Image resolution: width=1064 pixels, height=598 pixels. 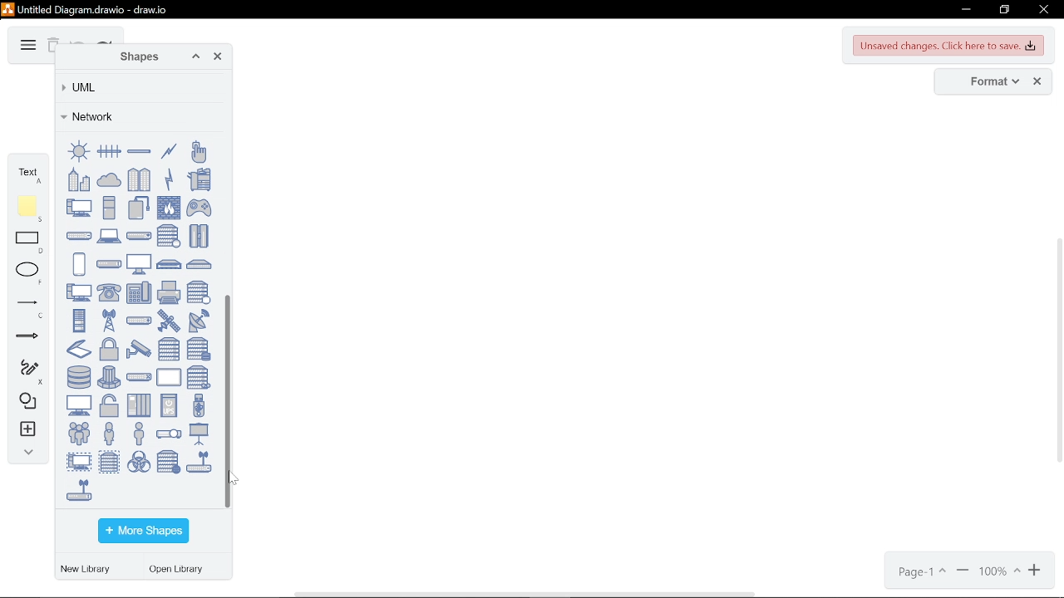 What do you see at coordinates (52, 47) in the screenshot?
I see `delete` at bounding box center [52, 47].